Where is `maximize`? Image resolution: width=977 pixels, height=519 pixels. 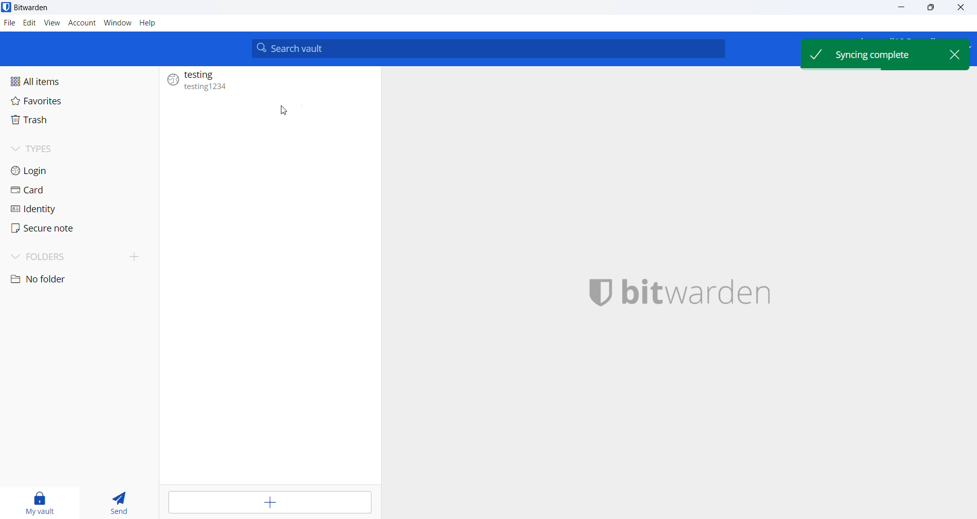 maximize is located at coordinates (931, 9).